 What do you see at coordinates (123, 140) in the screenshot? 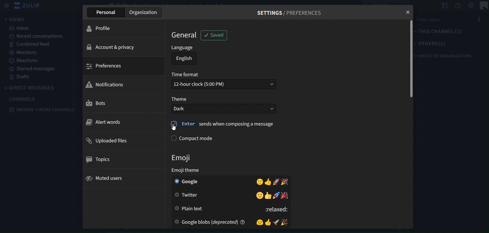
I see `uploaded files` at bounding box center [123, 140].